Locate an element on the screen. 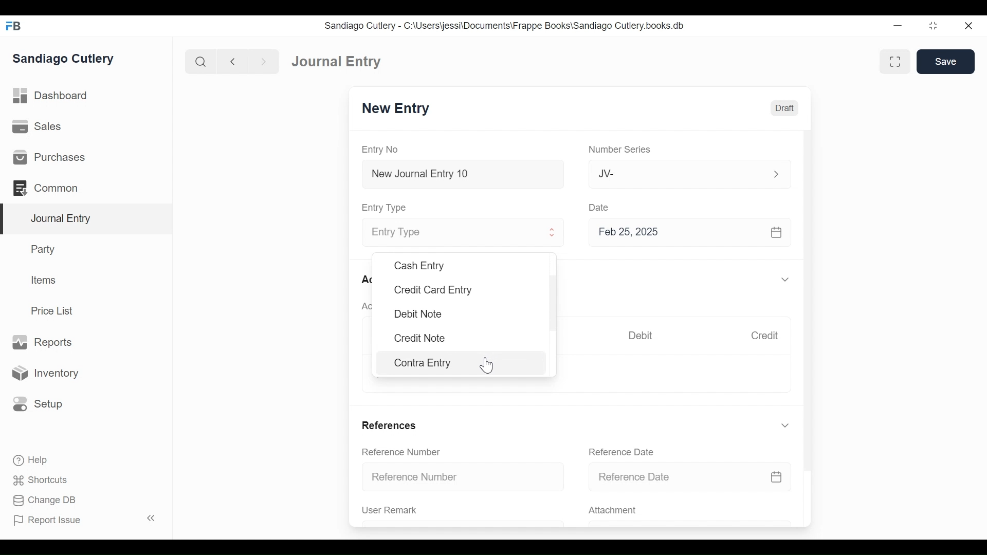  Contra Entry is located at coordinates (433, 364).